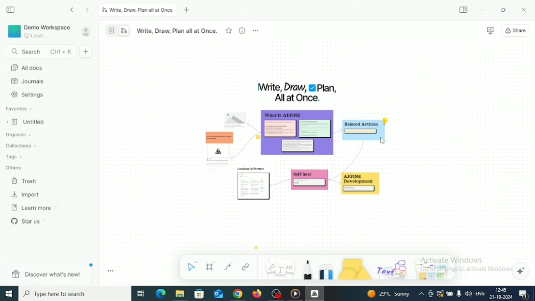 This screenshot has width=535, height=301. I want to click on Expand sidebar, so click(464, 10).